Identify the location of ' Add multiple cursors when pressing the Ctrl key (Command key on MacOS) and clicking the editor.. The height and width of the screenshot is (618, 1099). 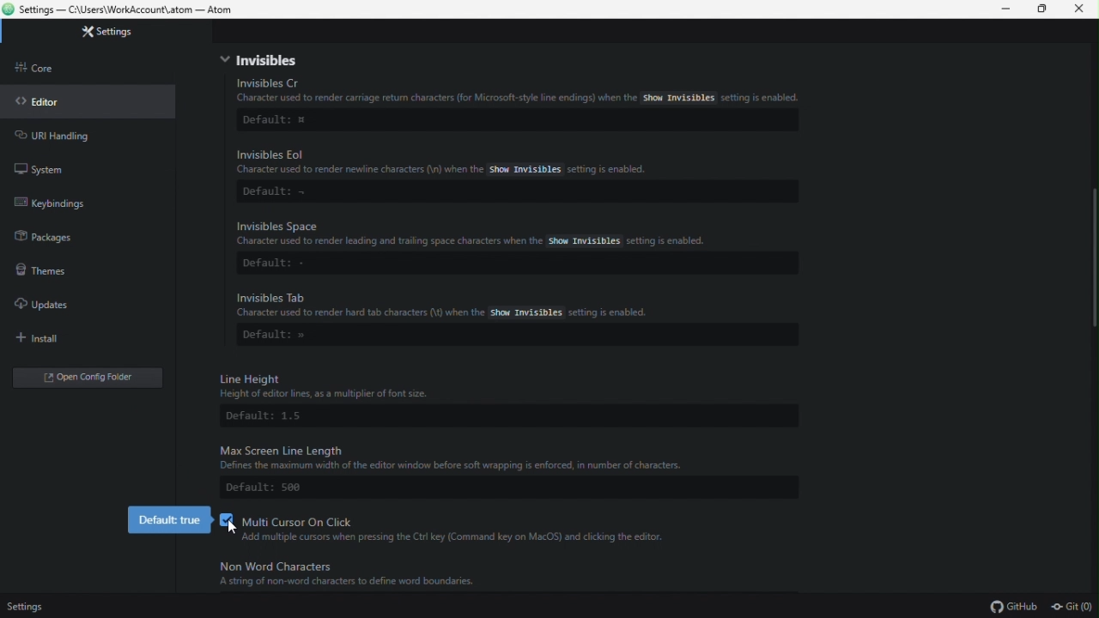
(466, 538).